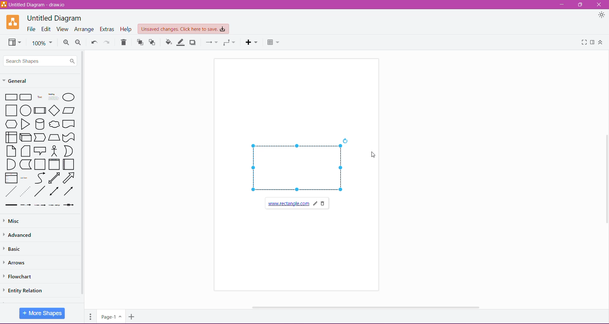 The height and width of the screenshot is (324, 609). What do you see at coordinates (124, 42) in the screenshot?
I see `Delete` at bounding box center [124, 42].